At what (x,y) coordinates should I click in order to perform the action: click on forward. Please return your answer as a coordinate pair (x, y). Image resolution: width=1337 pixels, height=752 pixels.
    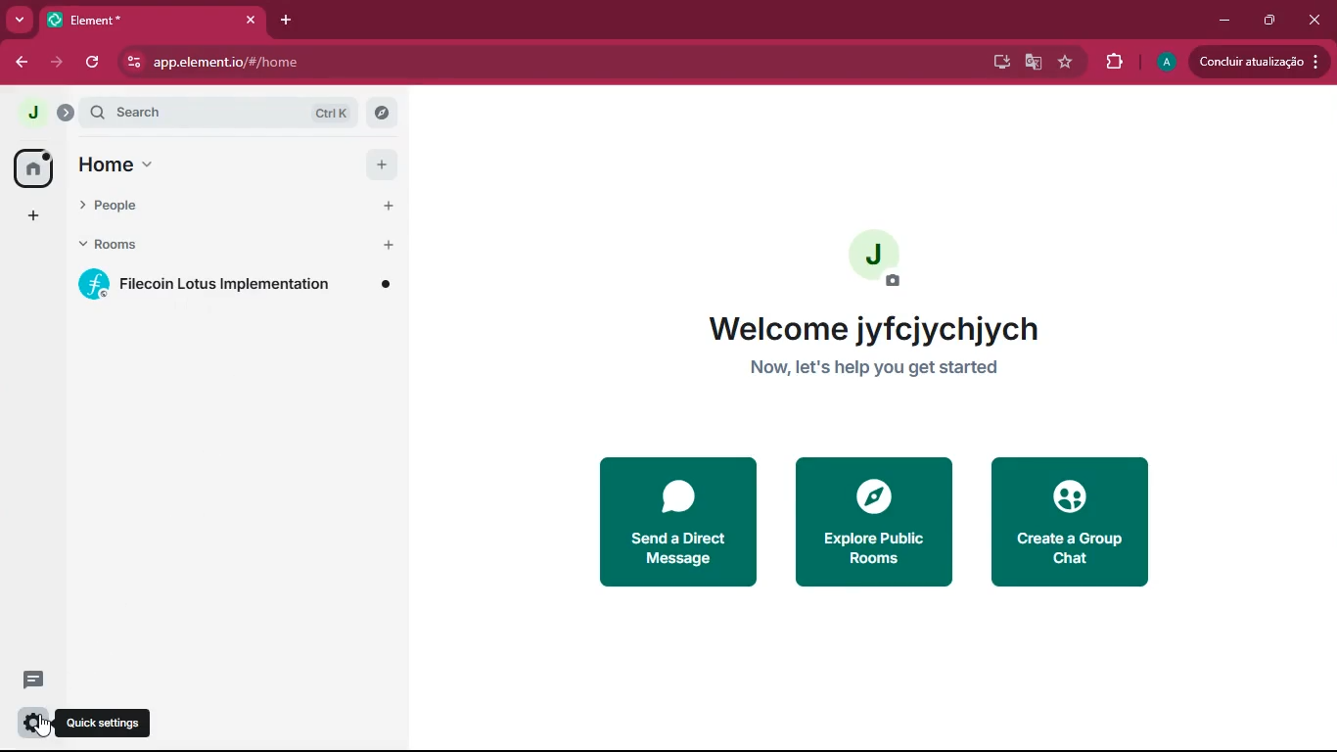
    Looking at the image, I should click on (60, 63).